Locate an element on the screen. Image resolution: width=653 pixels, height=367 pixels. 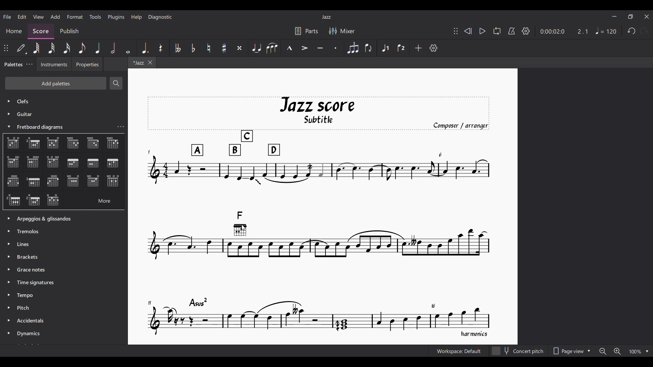
Tools menu is located at coordinates (95, 17).